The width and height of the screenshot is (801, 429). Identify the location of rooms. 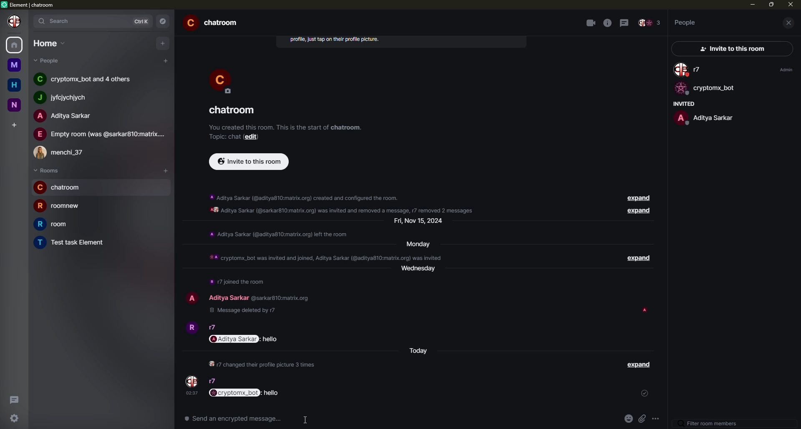
(47, 171).